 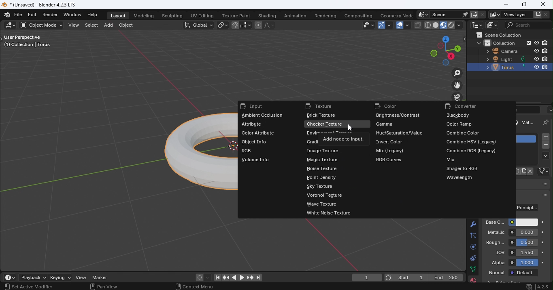 I want to click on Unlink data block, so click(x=530, y=170).